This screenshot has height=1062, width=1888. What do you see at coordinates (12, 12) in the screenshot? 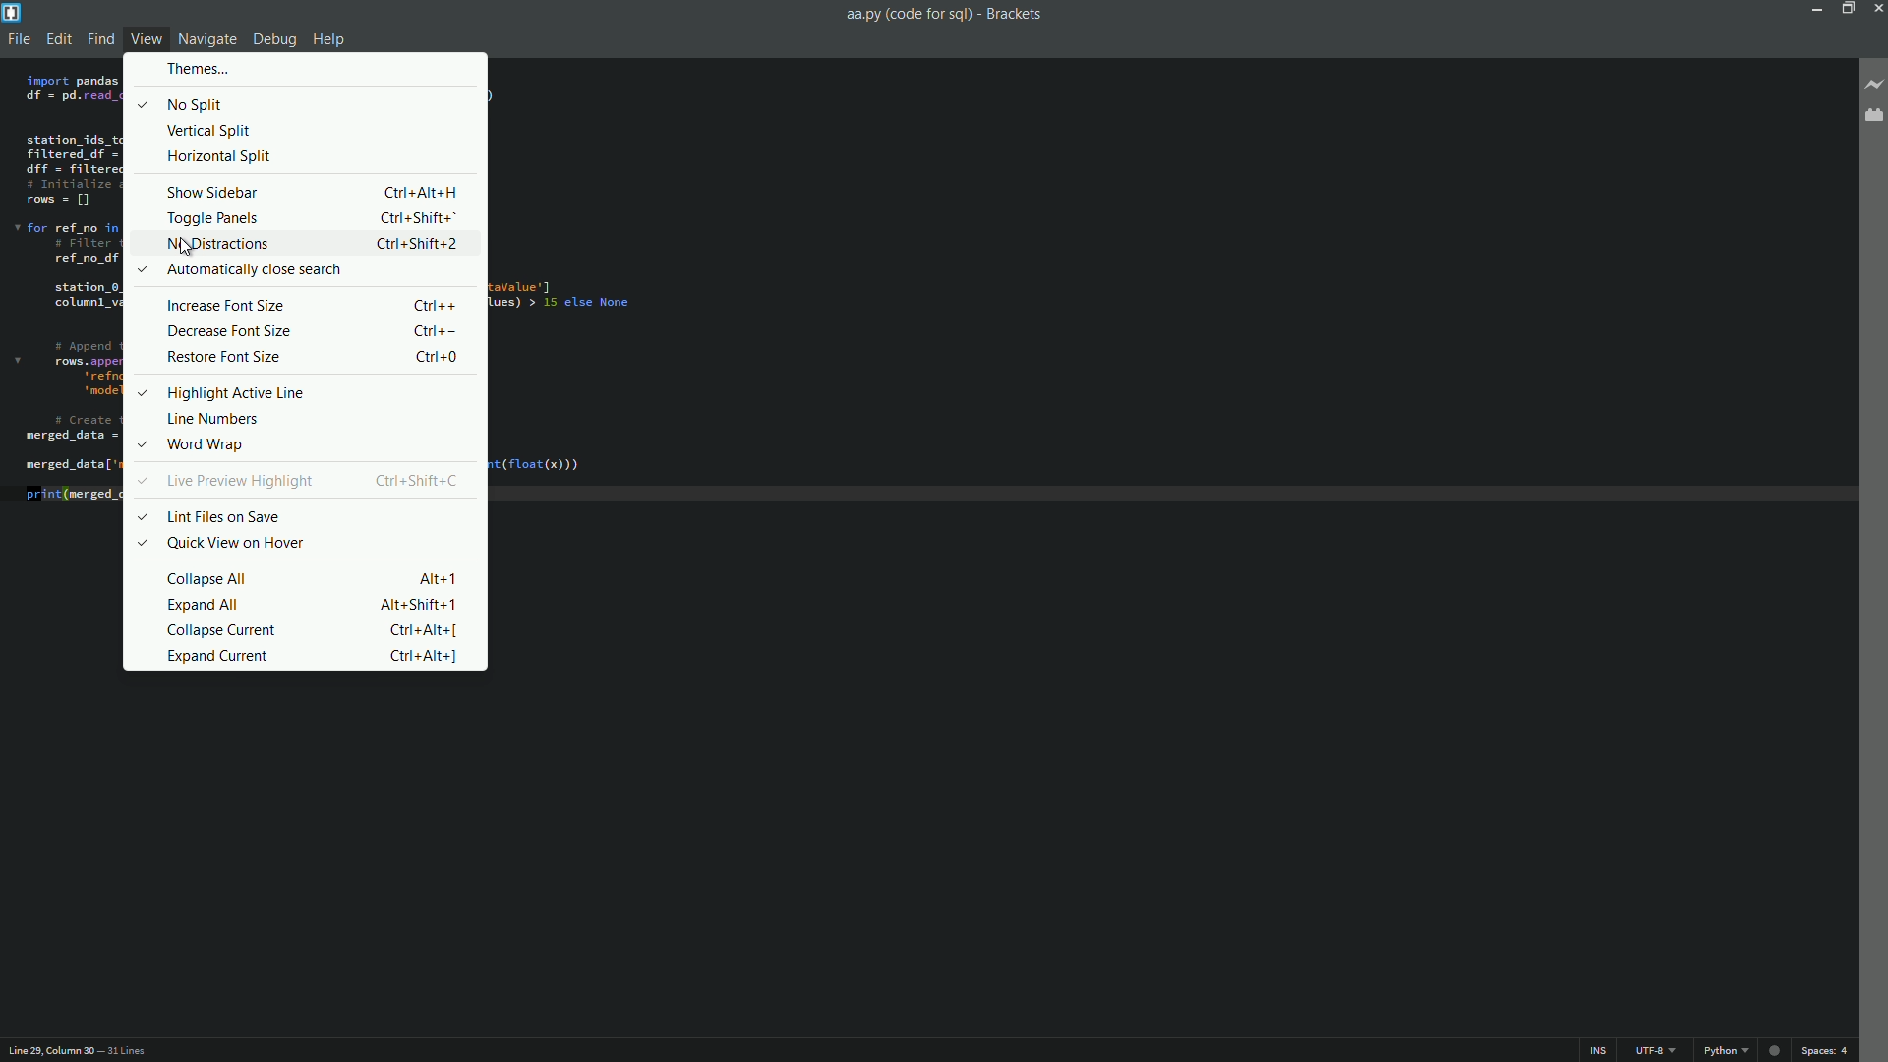
I see `app icon` at bounding box center [12, 12].